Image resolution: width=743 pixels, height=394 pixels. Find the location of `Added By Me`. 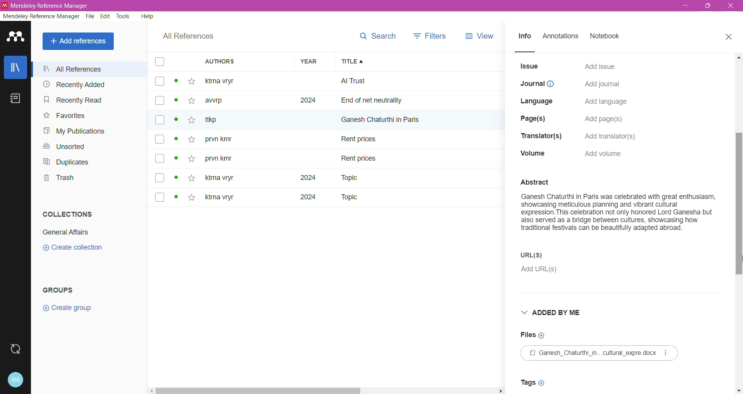

Added By Me is located at coordinates (558, 313).